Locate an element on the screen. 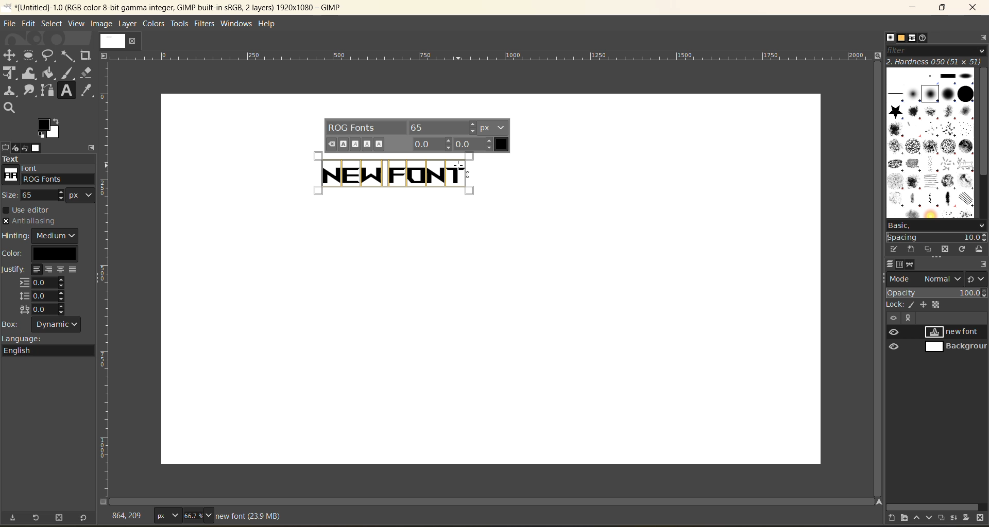 The image size is (989, 527). size is located at coordinates (52, 195).